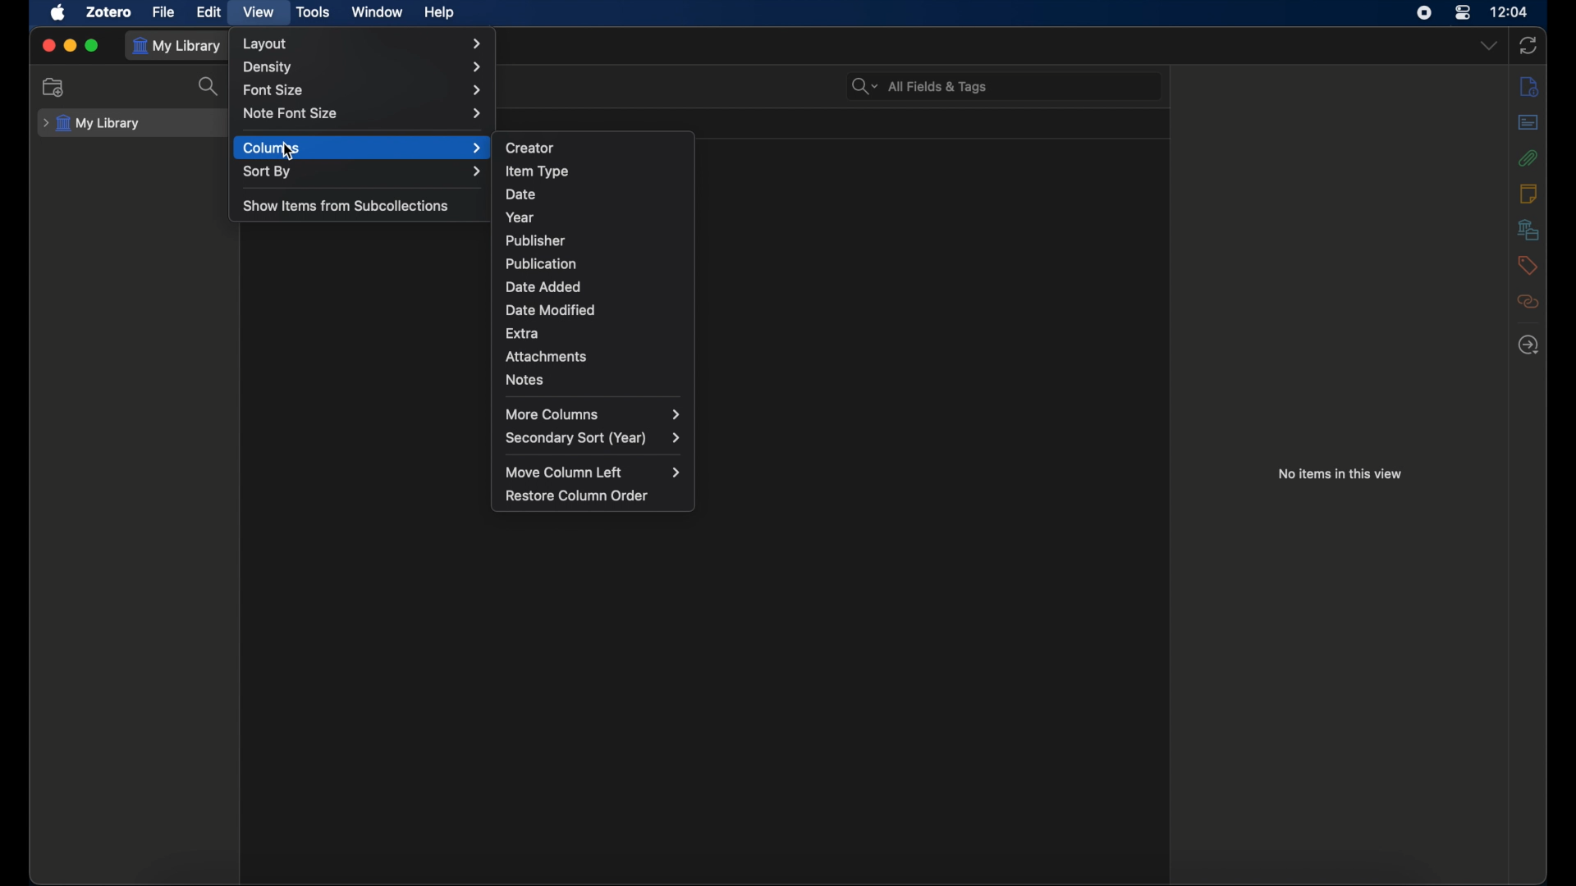  What do you see at coordinates (529, 146) in the screenshot?
I see `creator` at bounding box center [529, 146].